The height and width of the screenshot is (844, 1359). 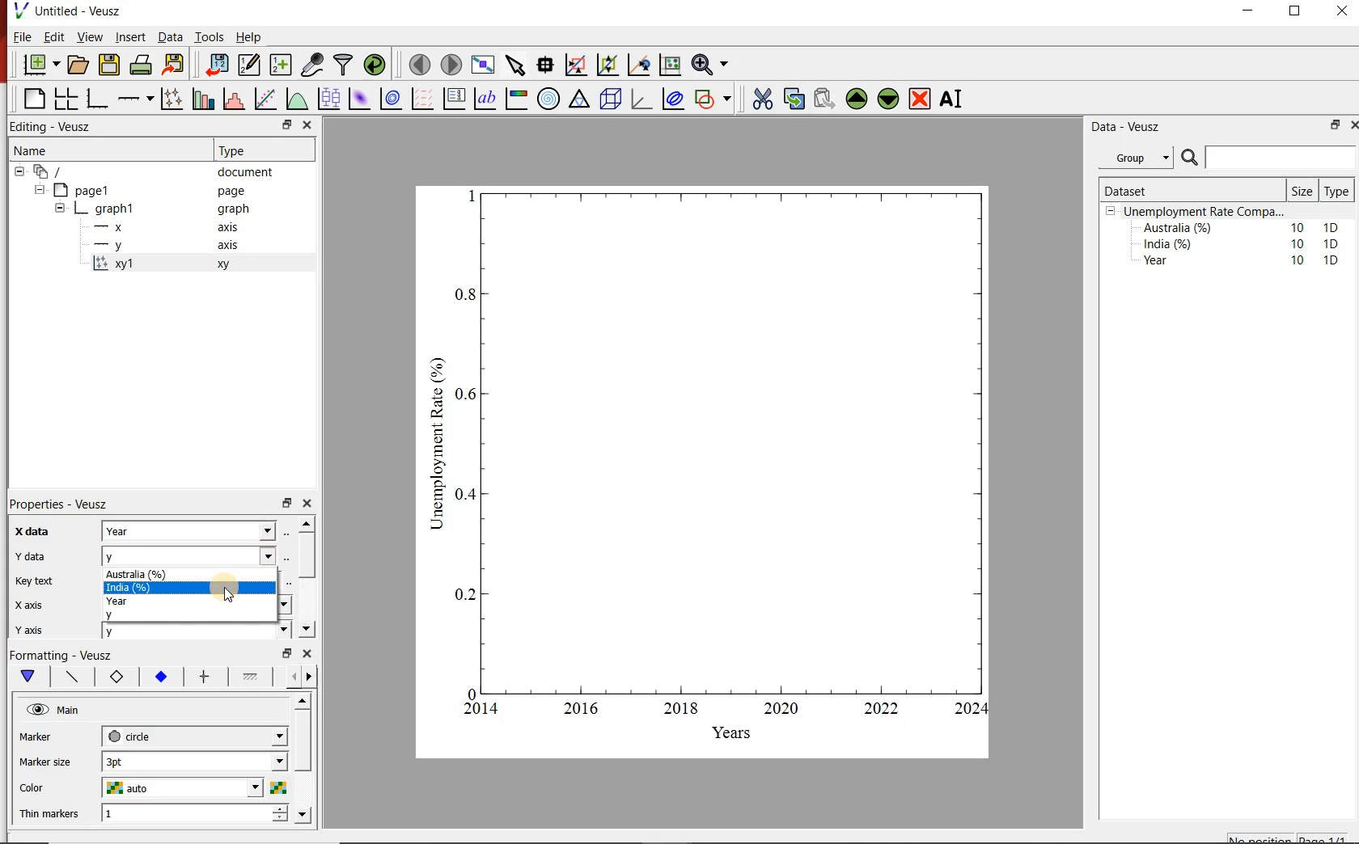 What do you see at coordinates (190, 614) in the screenshot?
I see `y` at bounding box center [190, 614].